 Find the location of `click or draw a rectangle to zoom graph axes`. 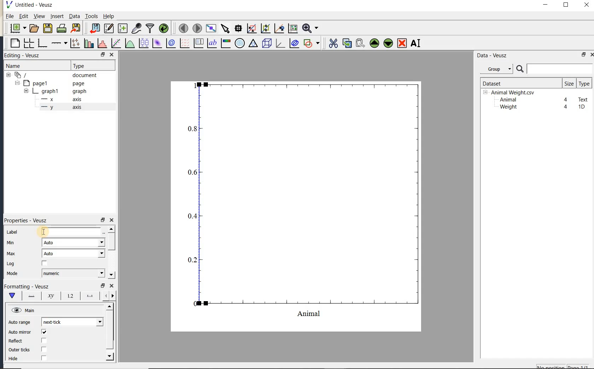

click or draw a rectangle to zoom graph axes is located at coordinates (251, 29).